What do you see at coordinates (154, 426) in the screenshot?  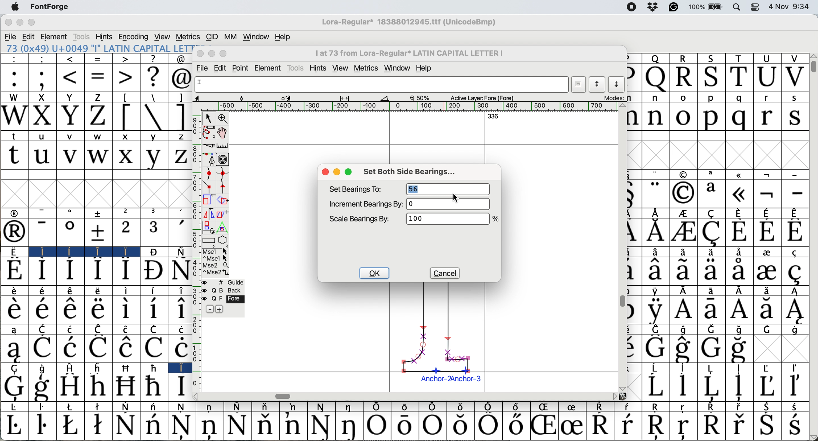 I see `Symbol` at bounding box center [154, 426].